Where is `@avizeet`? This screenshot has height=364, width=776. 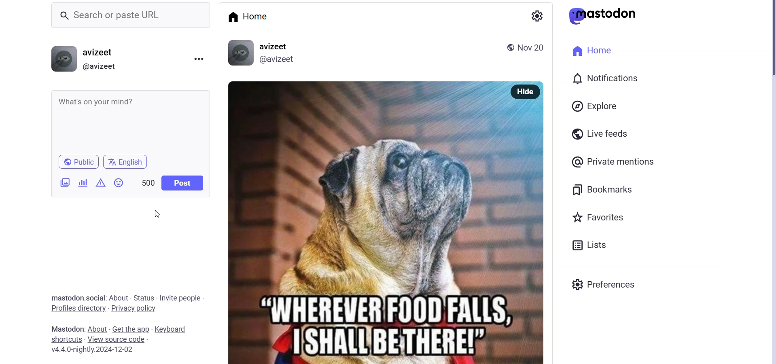 @avizeet is located at coordinates (278, 59).